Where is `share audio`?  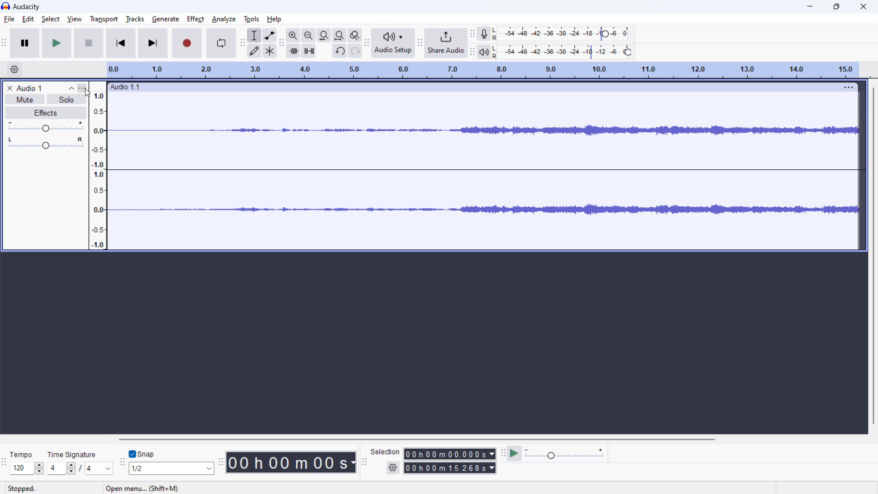
share audio is located at coordinates (447, 43).